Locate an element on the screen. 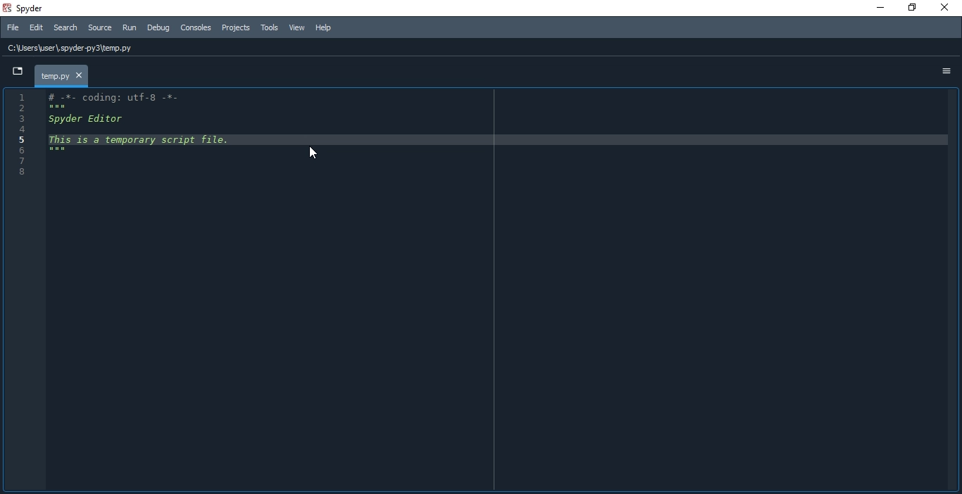 Image resolution: width=962 pixels, height=494 pixels. Edit is located at coordinates (35, 29).